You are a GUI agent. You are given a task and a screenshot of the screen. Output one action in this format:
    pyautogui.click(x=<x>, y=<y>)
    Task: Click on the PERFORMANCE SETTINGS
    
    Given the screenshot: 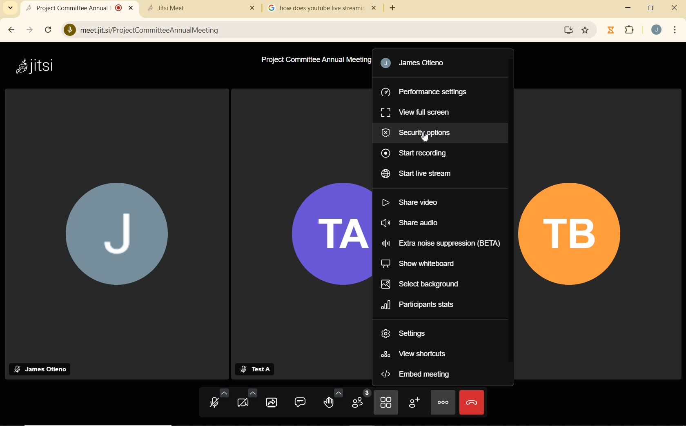 What is the action you would take?
    pyautogui.click(x=424, y=91)
    